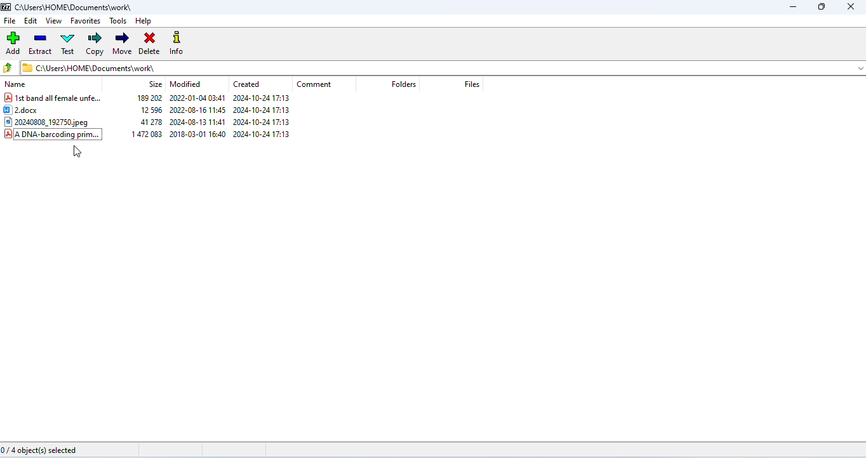 Image resolution: width=866 pixels, height=458 pixels. Describe the element at coordinates (10, 20) in the screenshot. I see `file` at that location.